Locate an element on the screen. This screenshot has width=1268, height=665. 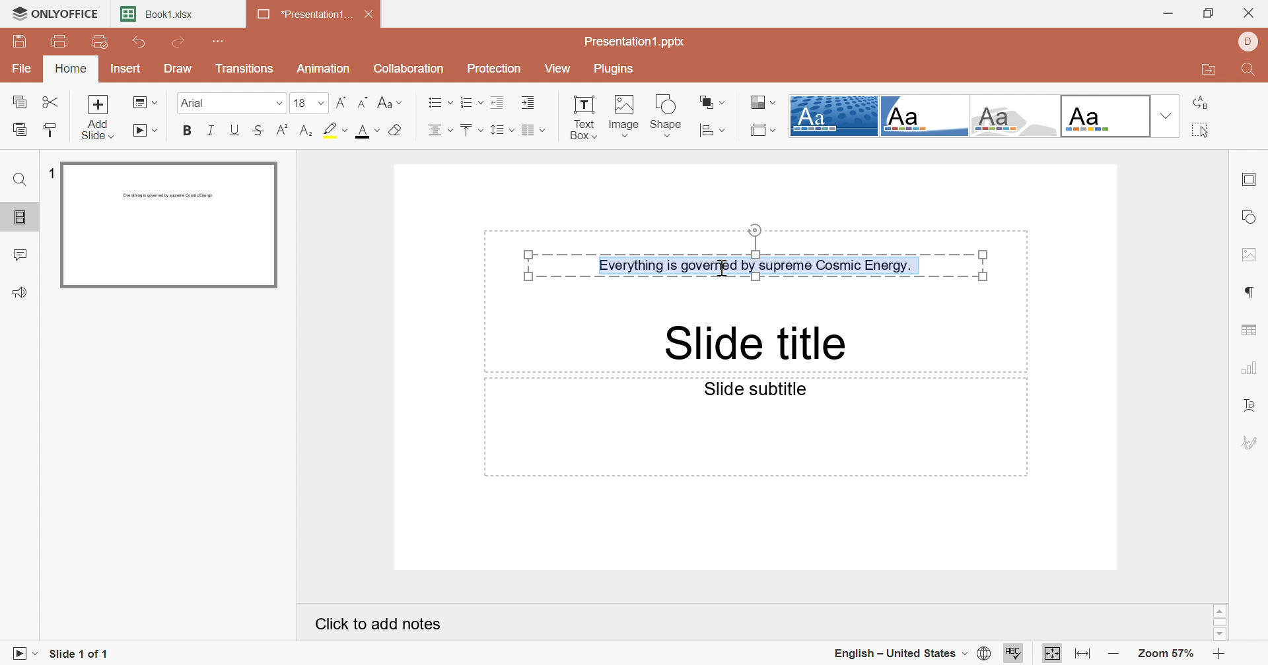
Collaboration is located at coordinates (408, 69).